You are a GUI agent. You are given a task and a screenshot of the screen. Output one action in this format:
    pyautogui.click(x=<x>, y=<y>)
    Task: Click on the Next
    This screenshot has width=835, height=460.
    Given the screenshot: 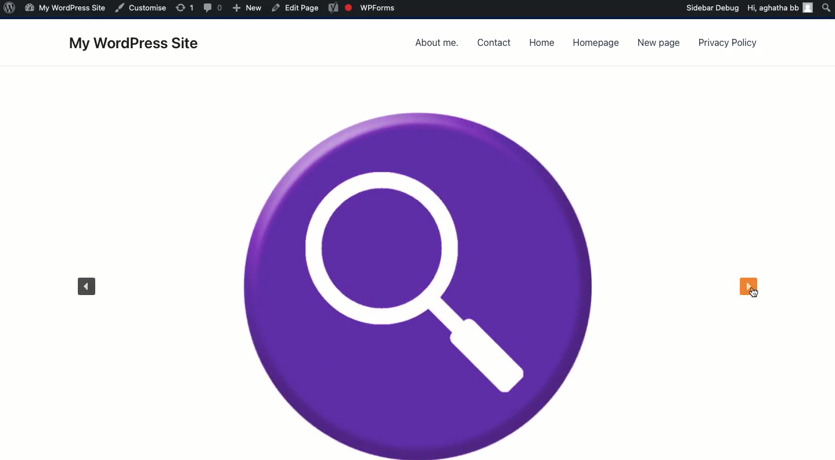 What is the action you would take?
    pyautogui.click(x=750, y=288)
    